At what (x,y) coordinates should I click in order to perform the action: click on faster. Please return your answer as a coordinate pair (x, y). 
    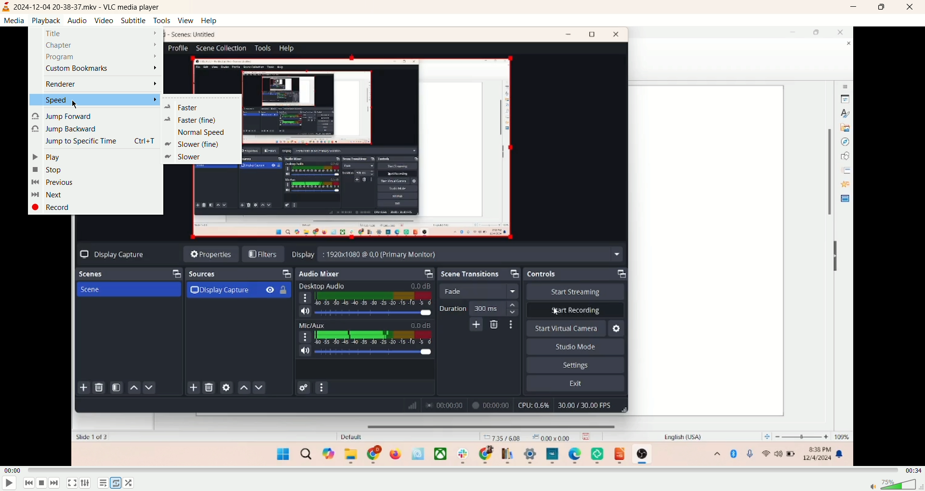
    Looking at the image, I should click on (183, 108).